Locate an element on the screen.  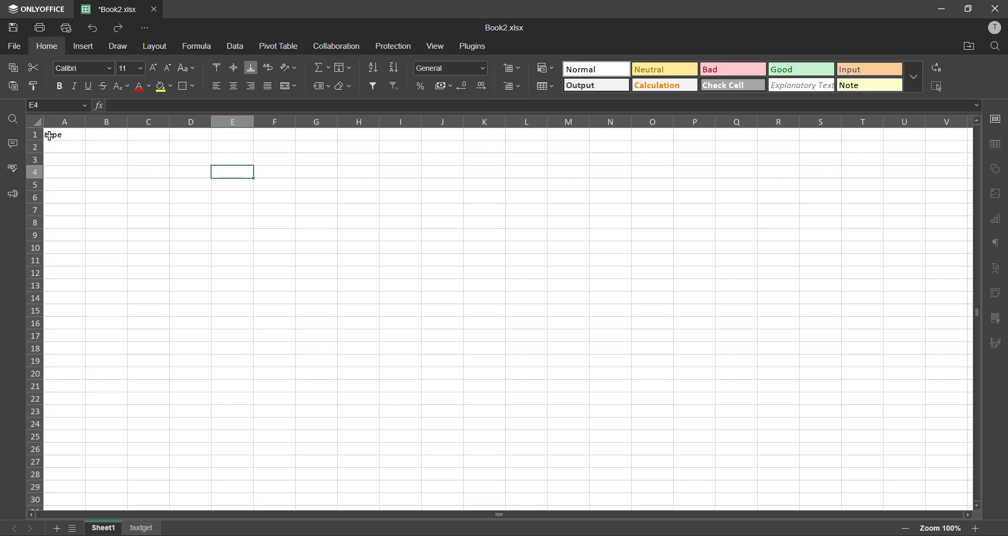
text is located at coordinates (995, 267).